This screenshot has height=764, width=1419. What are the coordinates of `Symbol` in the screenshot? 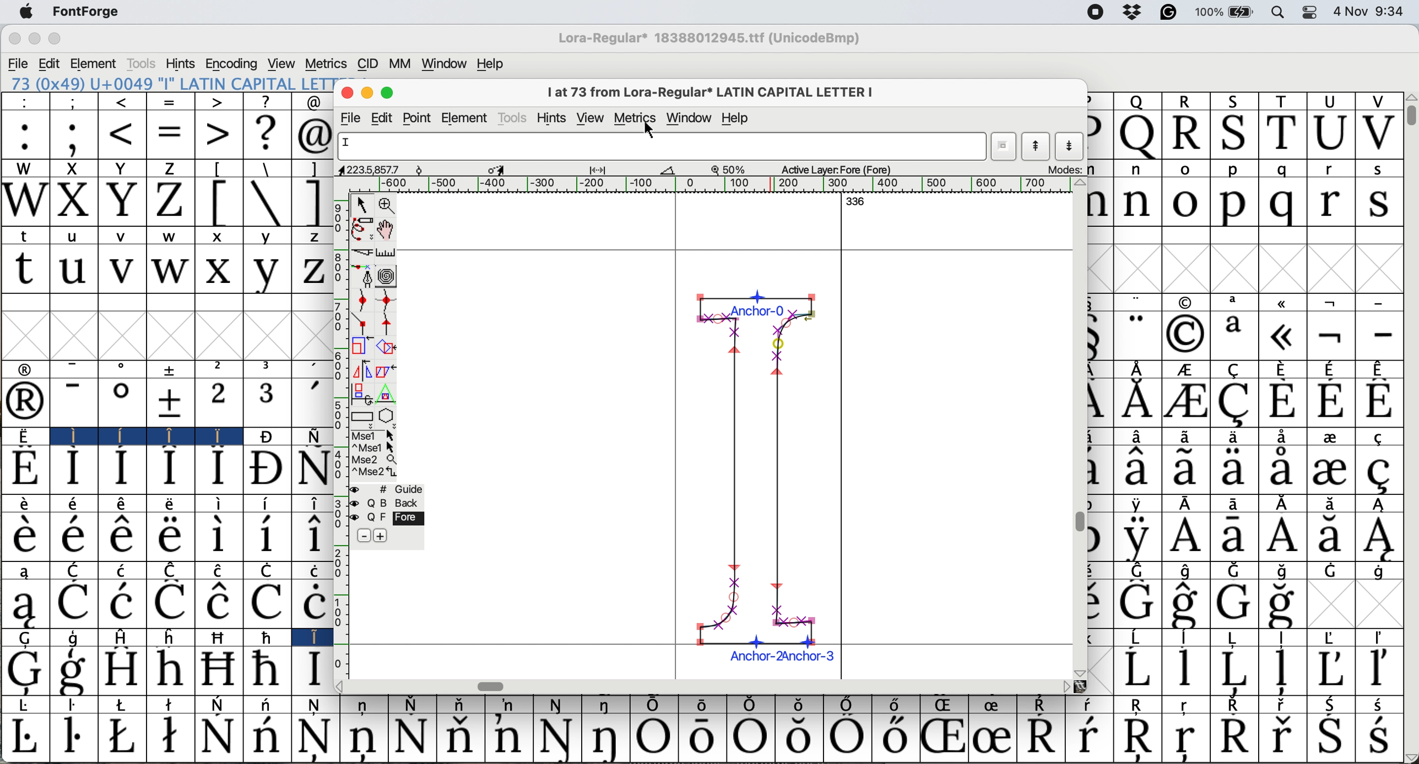 It's located at (1138, 504).